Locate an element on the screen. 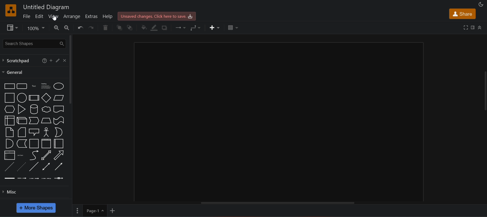 The height and width of the screenshot is (217, 487). linecolor is located at coordinates (155, 28).